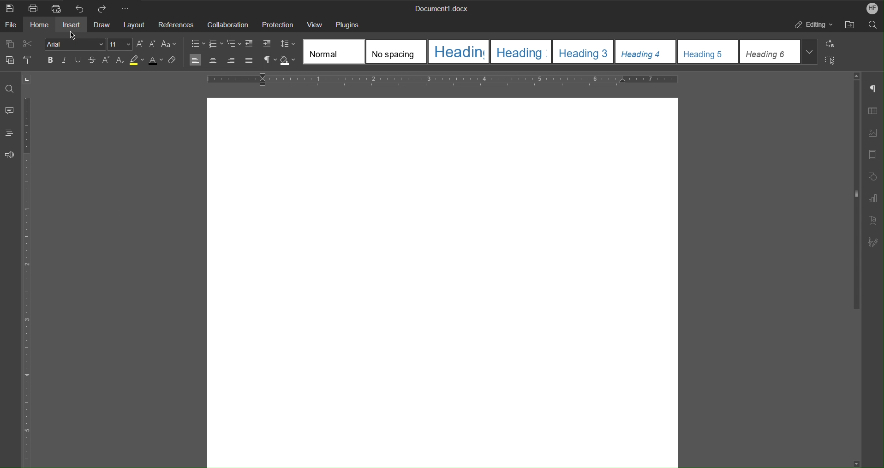  What do you see at coordinates (52, 60) in the screenshot?
I see `Bold` at bounding box center [52, 60].